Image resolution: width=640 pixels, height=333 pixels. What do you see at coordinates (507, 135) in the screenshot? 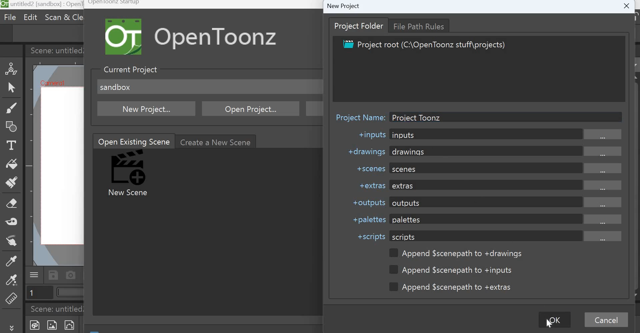
I see `inputs` at bounding box center [507, 135].